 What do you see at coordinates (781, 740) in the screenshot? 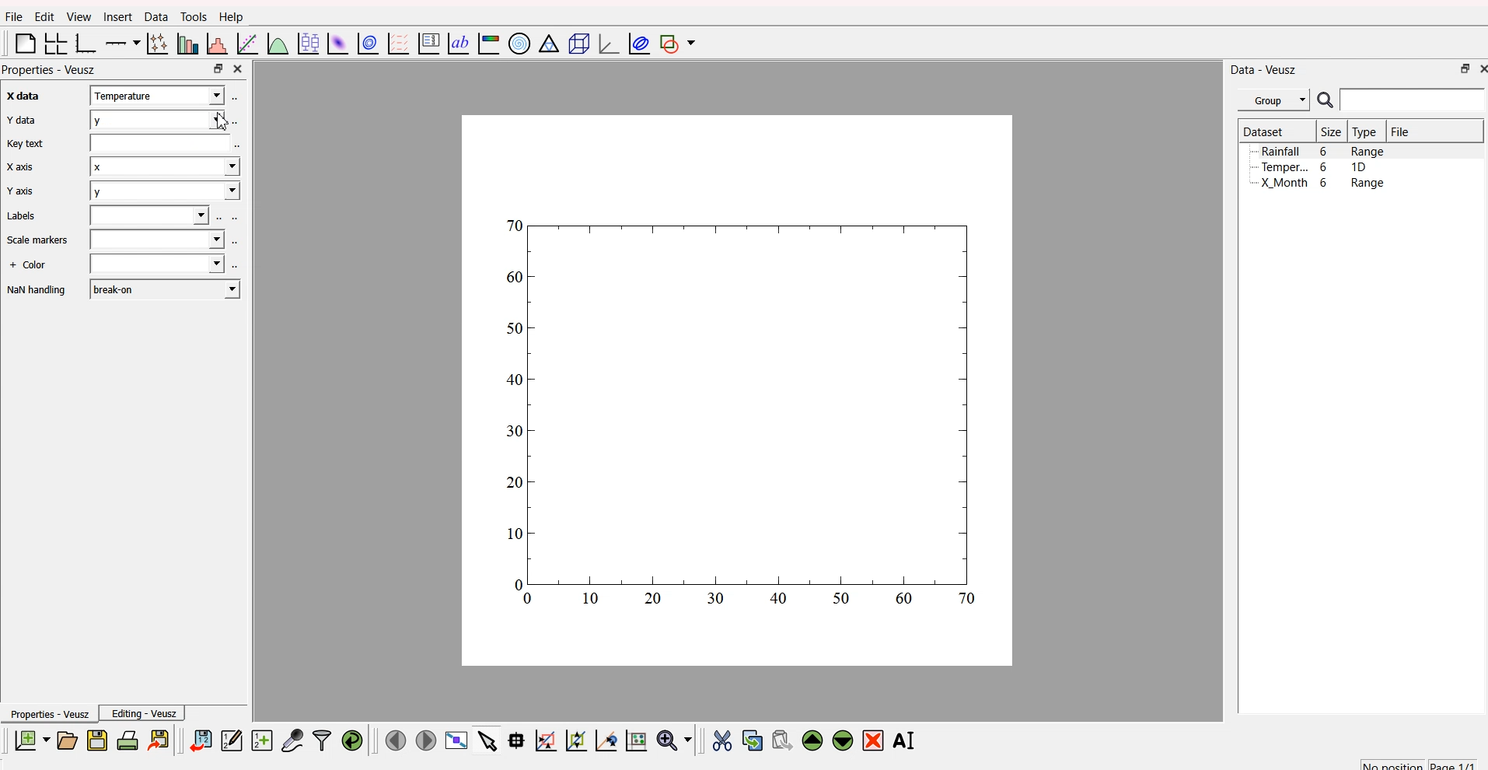
I see `paste the widget from the clipboard` at bounding box center [781, 740].